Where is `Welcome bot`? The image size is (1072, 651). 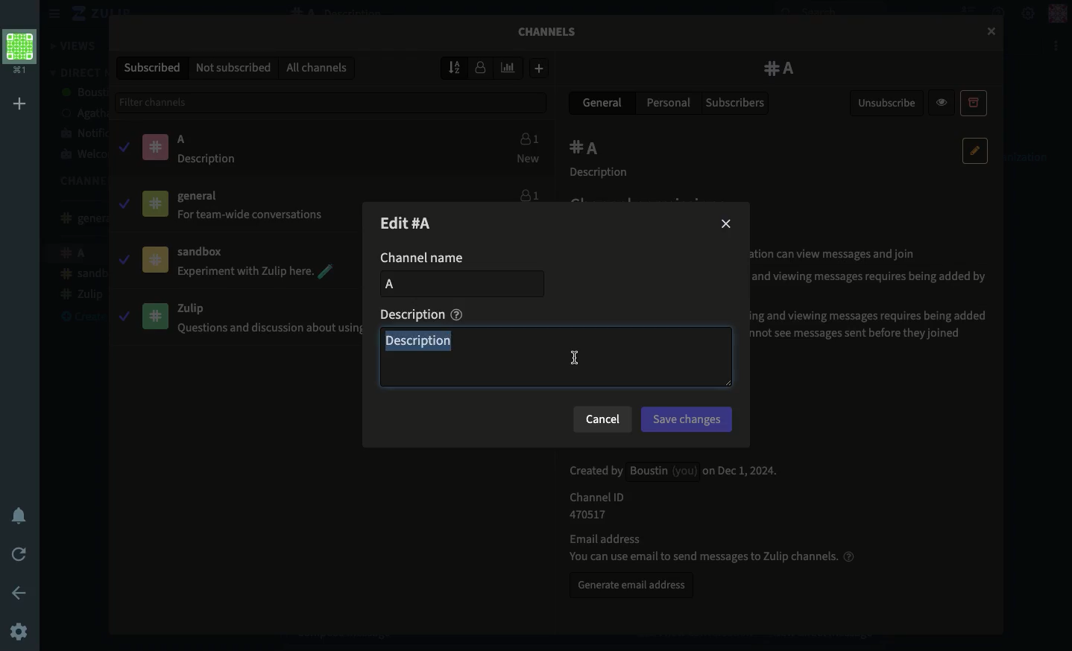
Welcome bot is located at coordinates (83, 155).